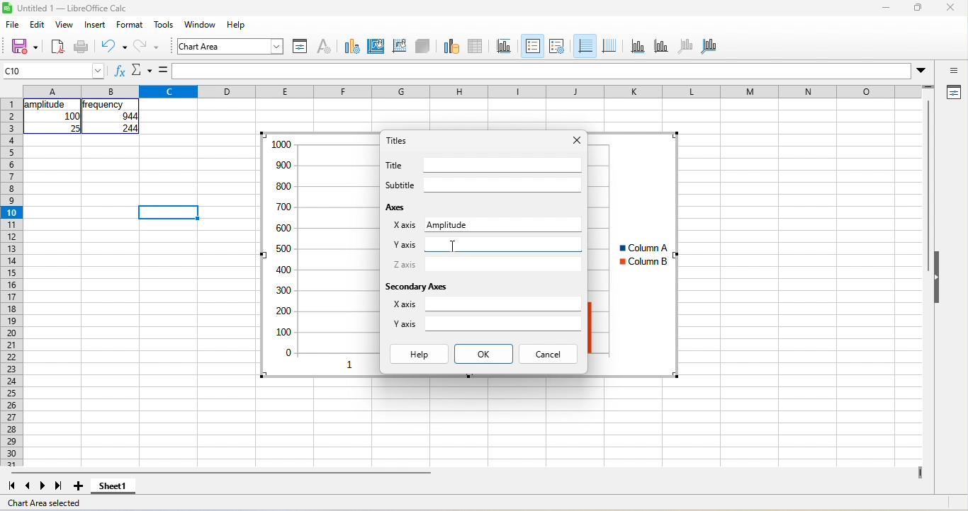 The width and height of the screenshot is (968, 511). Describe the element at coordinates (634, 254) in the screenshot. I see `Column chart` at that location.